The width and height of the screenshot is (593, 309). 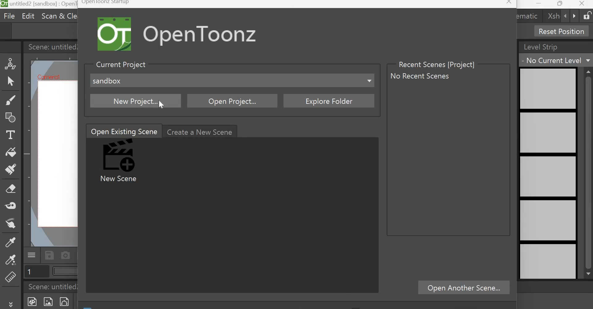 I want to click on Open Existing Scene, so click(x=124, y=130).